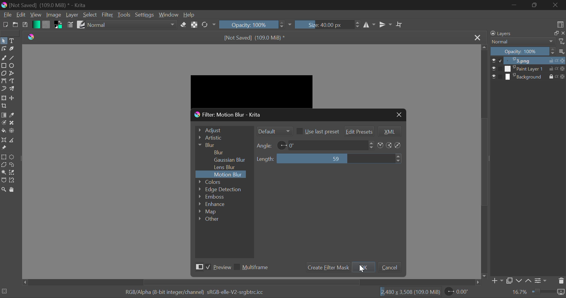  Describe the element at coordinates (211, 197) in the screenshot. I see `Emboss` at that location.